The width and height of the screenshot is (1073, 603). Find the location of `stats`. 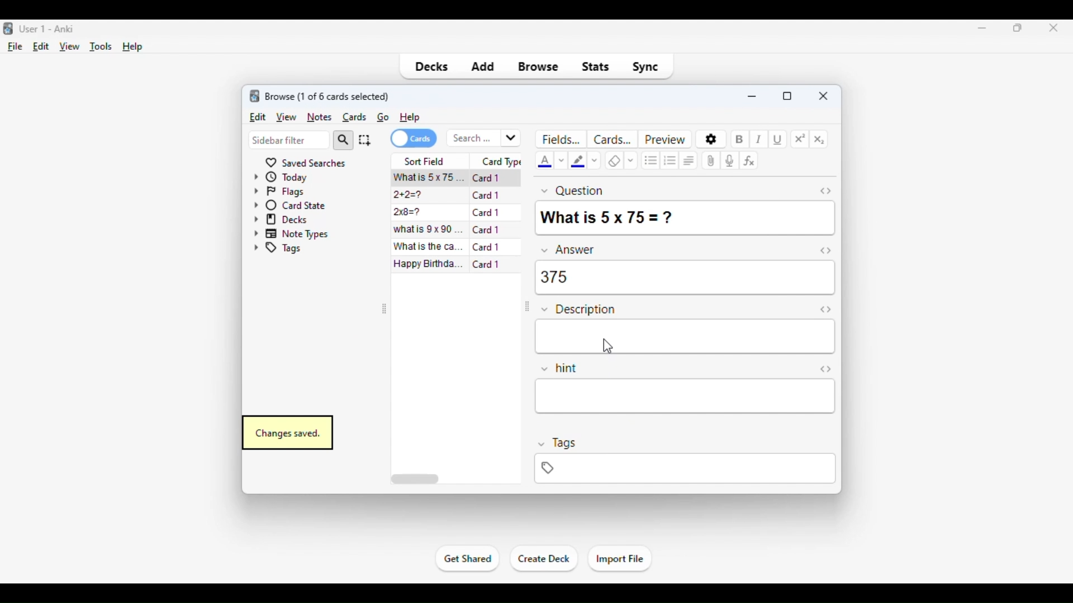

stats is located at coordinates (596, 67).